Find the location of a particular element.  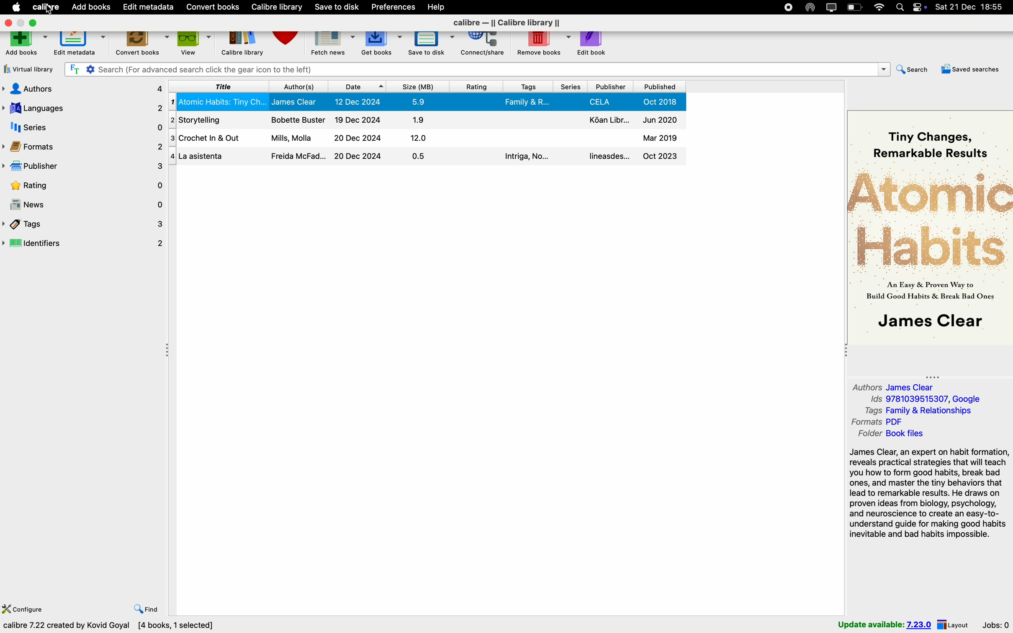

controls is located at coordinates (922, 7).